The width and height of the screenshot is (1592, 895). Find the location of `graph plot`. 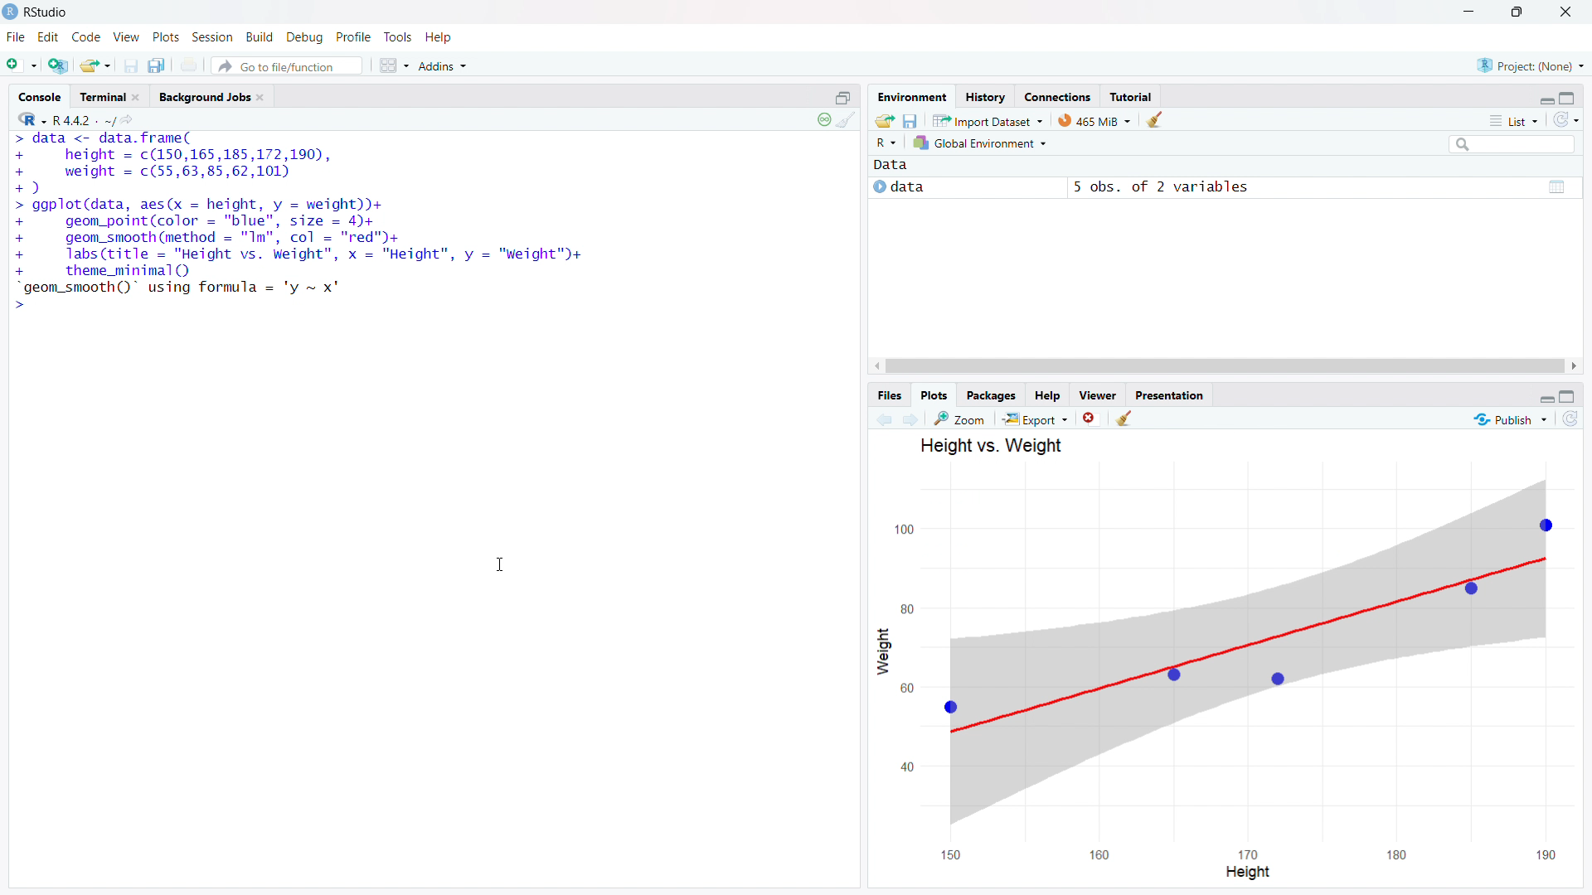

graph plot is located at coordinates (1247, 655).